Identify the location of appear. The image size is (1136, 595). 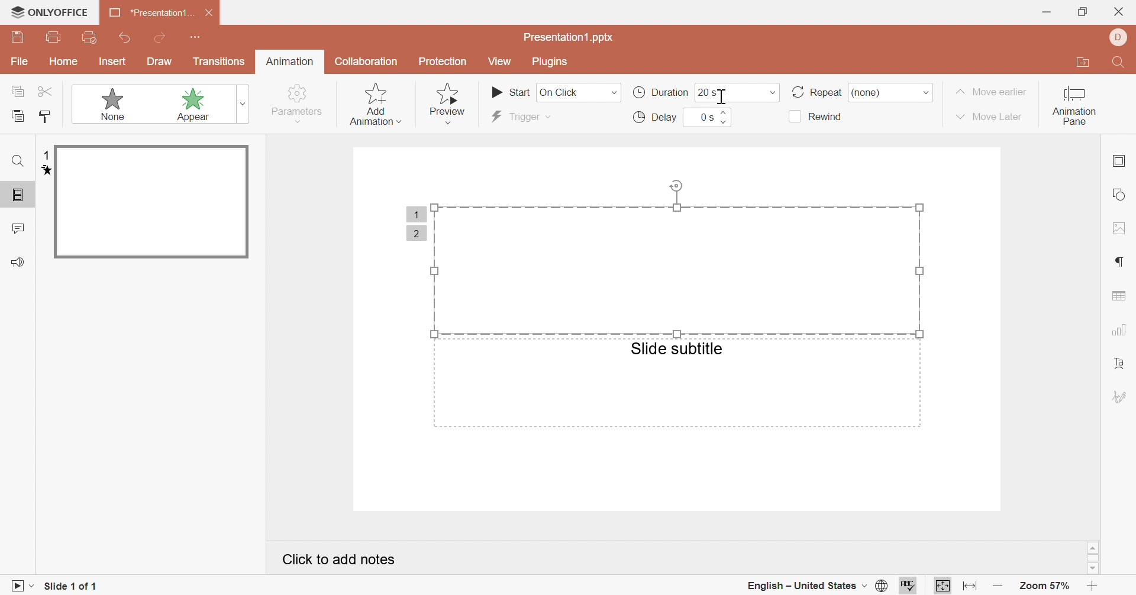
(181, 104).